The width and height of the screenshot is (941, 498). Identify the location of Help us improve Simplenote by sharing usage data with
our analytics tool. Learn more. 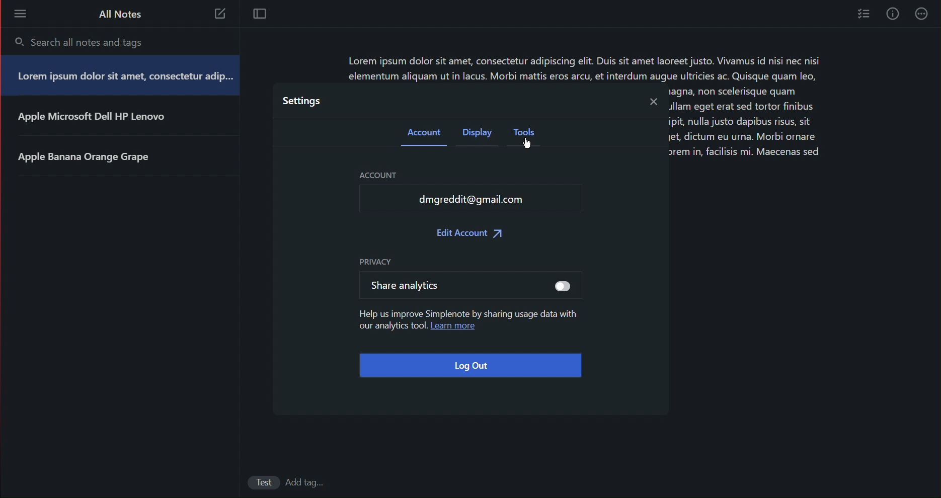
(468, 324).